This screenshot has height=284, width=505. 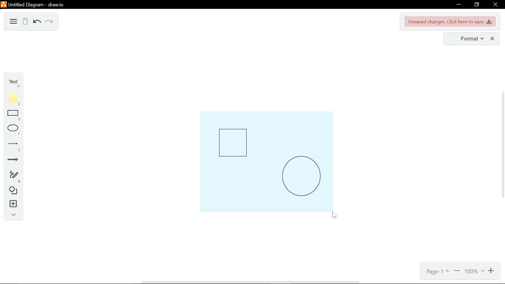 What do you see at coordinates (49, 23) in the screenshot?
I see `redo` at bounding box center [49, 23].